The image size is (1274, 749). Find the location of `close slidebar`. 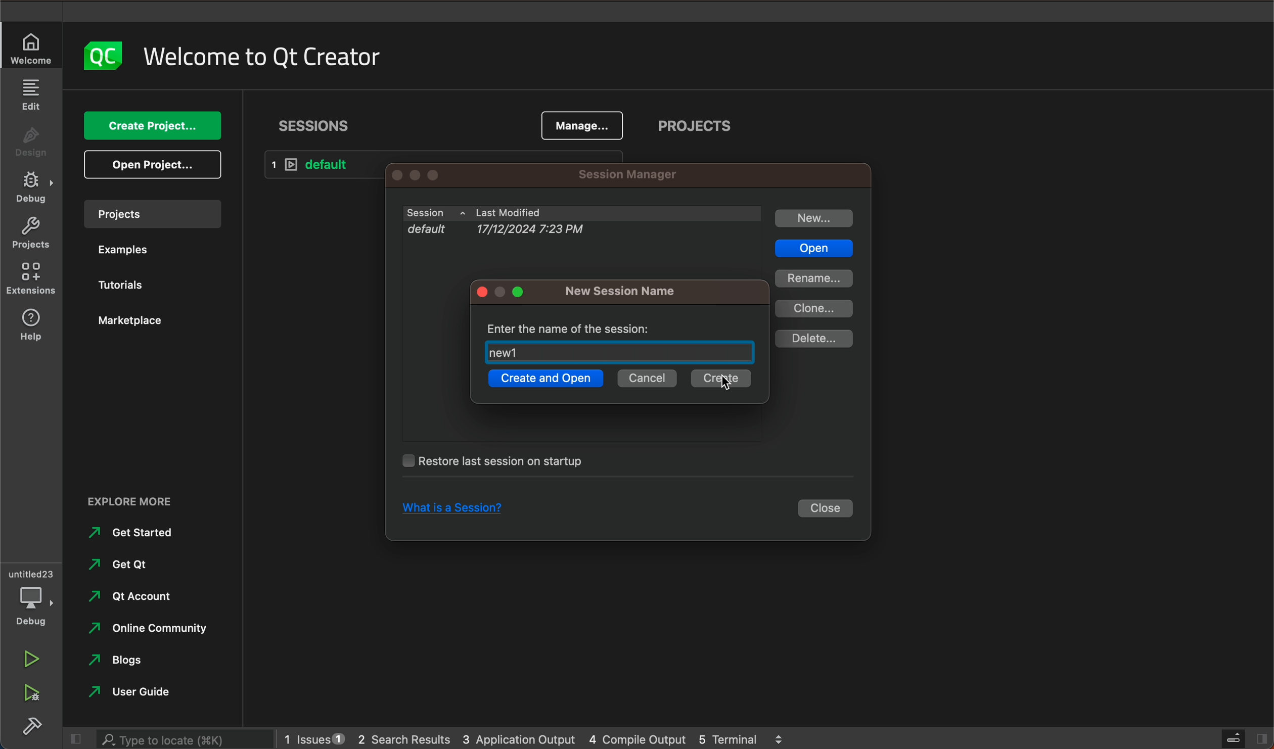

close slidebar is located at coordinates (1243, 737).